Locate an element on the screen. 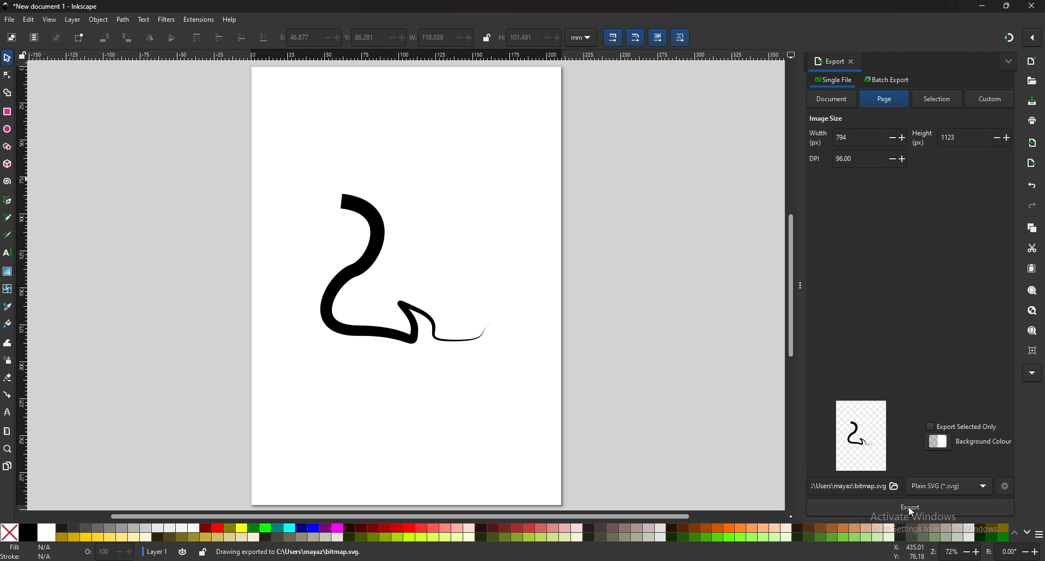 The height and width of the screenshot is (561, 1045). dpi is located at coordinates (856, 159).